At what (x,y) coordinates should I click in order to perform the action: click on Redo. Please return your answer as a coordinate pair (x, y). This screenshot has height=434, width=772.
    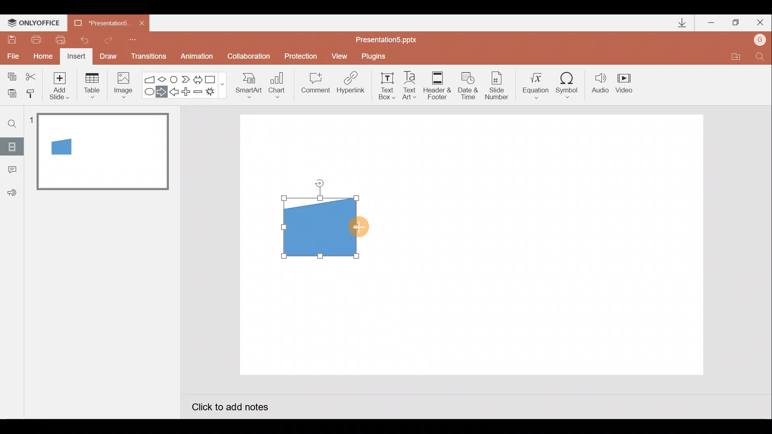
    Looking at the image, I should click on (109, 39).